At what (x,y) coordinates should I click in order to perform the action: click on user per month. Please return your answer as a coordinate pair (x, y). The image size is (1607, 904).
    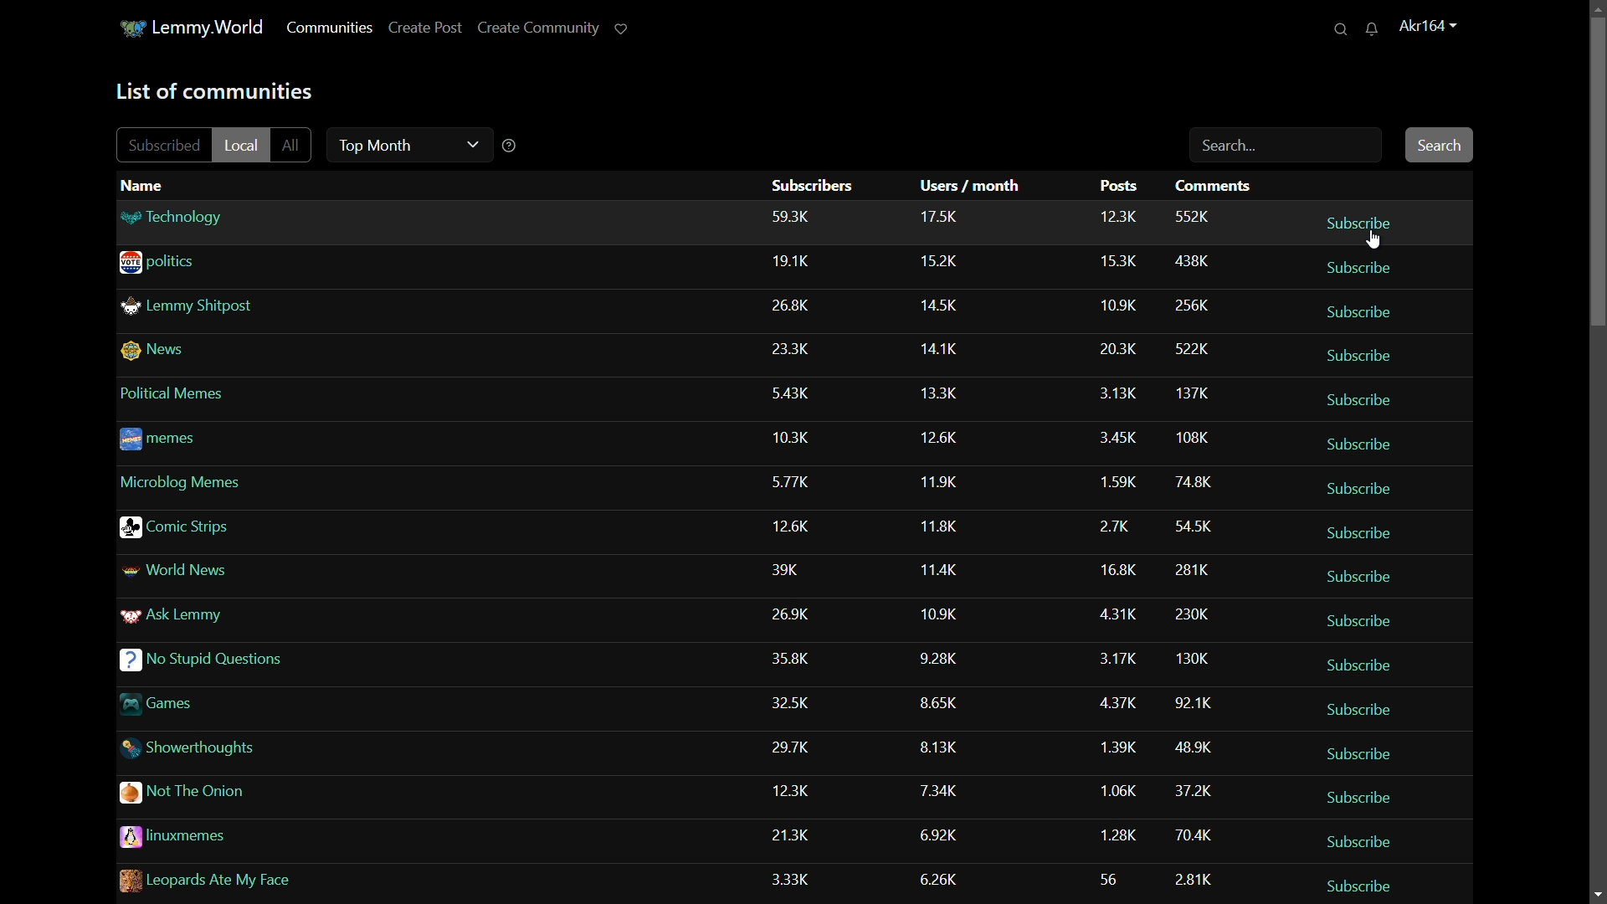
    Looking at the image, I should click on (939, 747).